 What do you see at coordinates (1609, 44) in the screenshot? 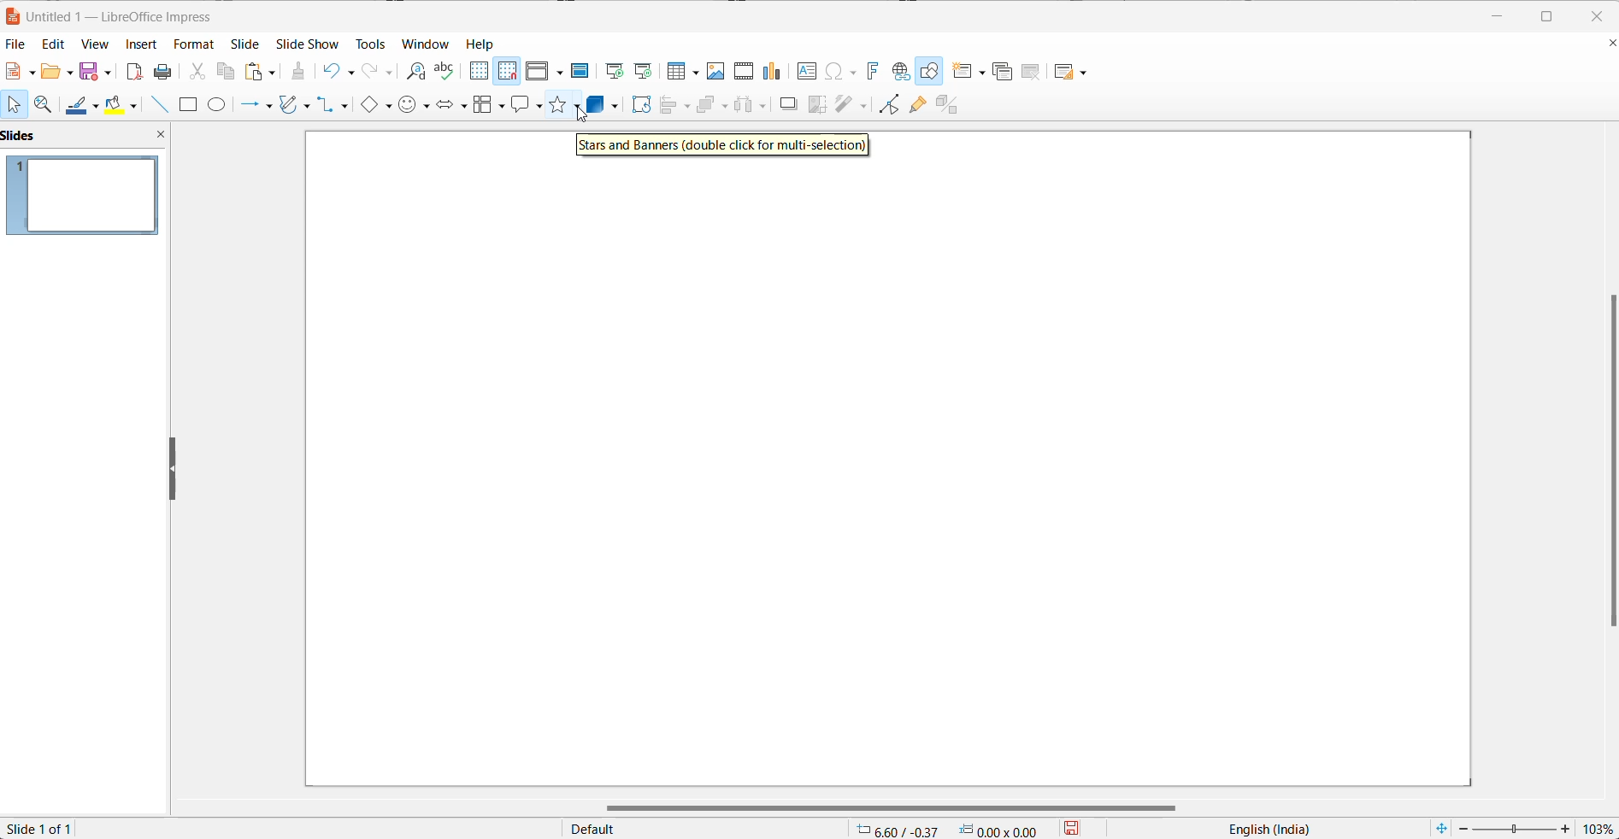
I see `close document` at bounding box center [1609, 44].